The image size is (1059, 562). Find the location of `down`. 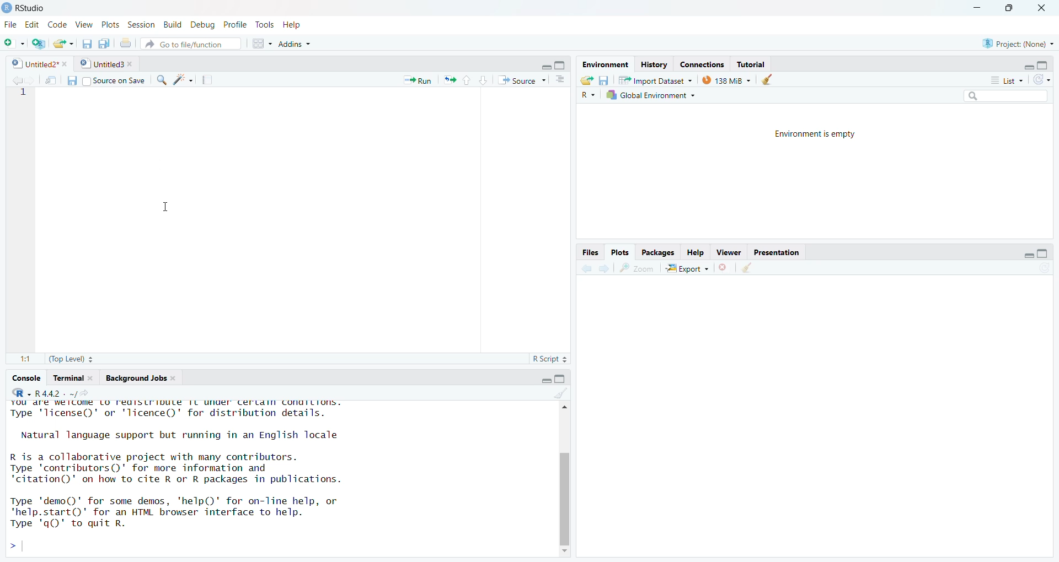

down is located at coordinates (485, 80).